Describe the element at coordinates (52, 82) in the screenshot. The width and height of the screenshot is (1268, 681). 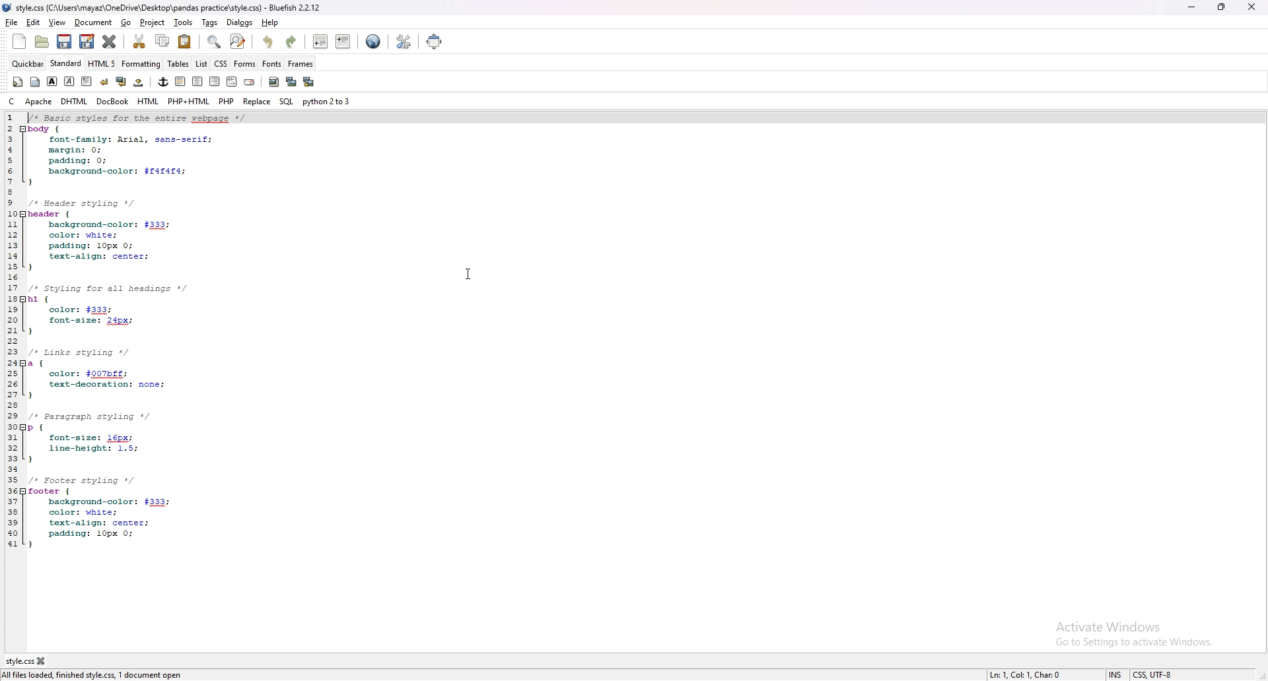
I see `bold` at that location.